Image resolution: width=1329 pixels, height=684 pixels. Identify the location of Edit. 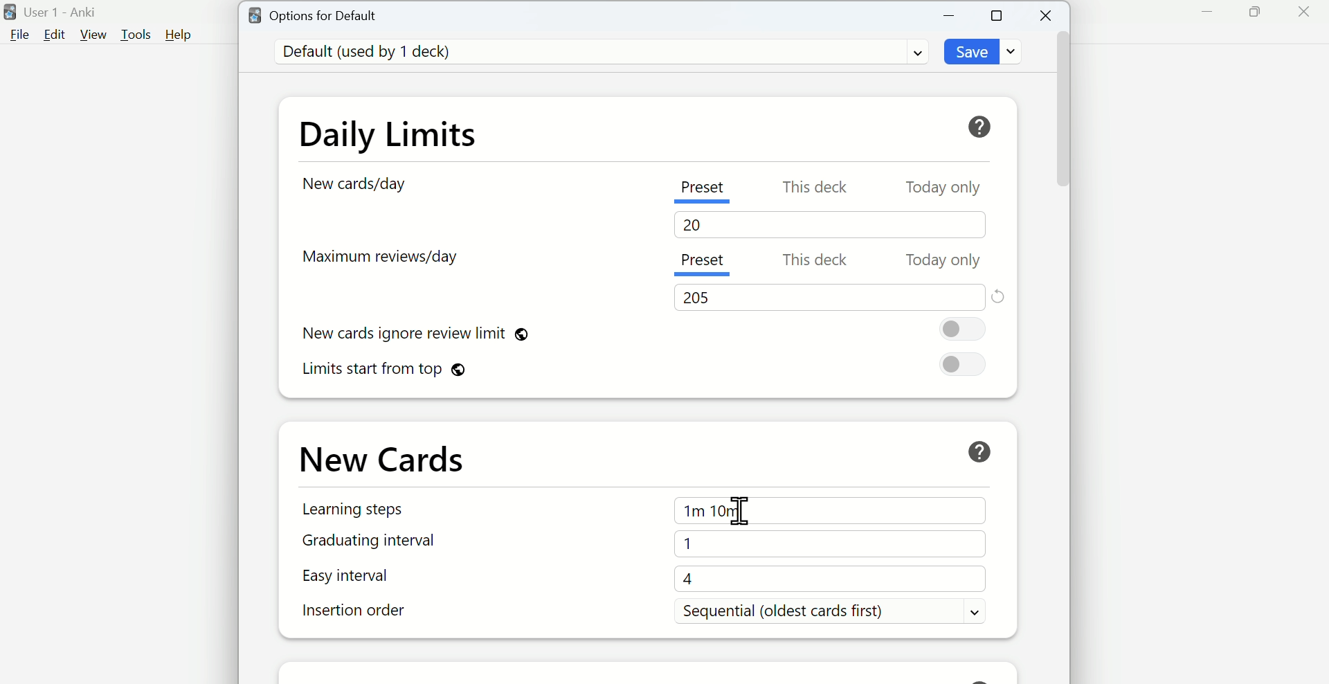
(53, 37).